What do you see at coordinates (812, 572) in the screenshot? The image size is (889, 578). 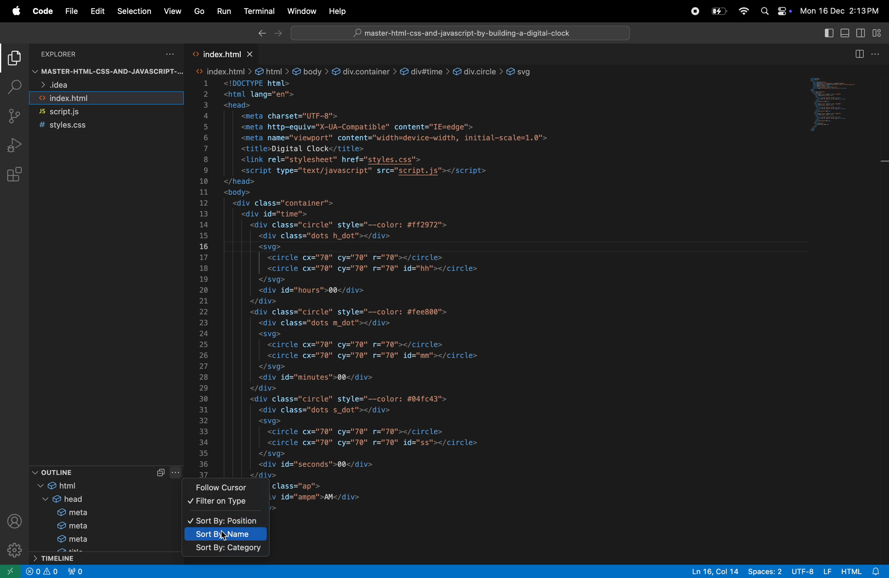 I see `utf 8` at bounding box center [812, 572].